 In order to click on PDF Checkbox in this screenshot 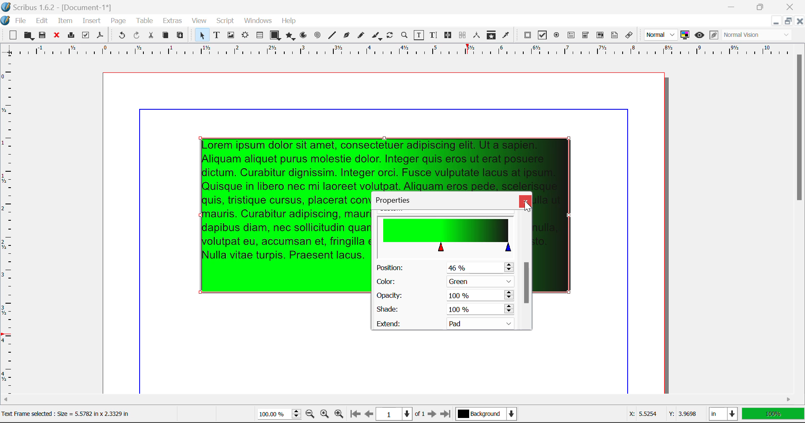, I will do `click(542, 35)`.